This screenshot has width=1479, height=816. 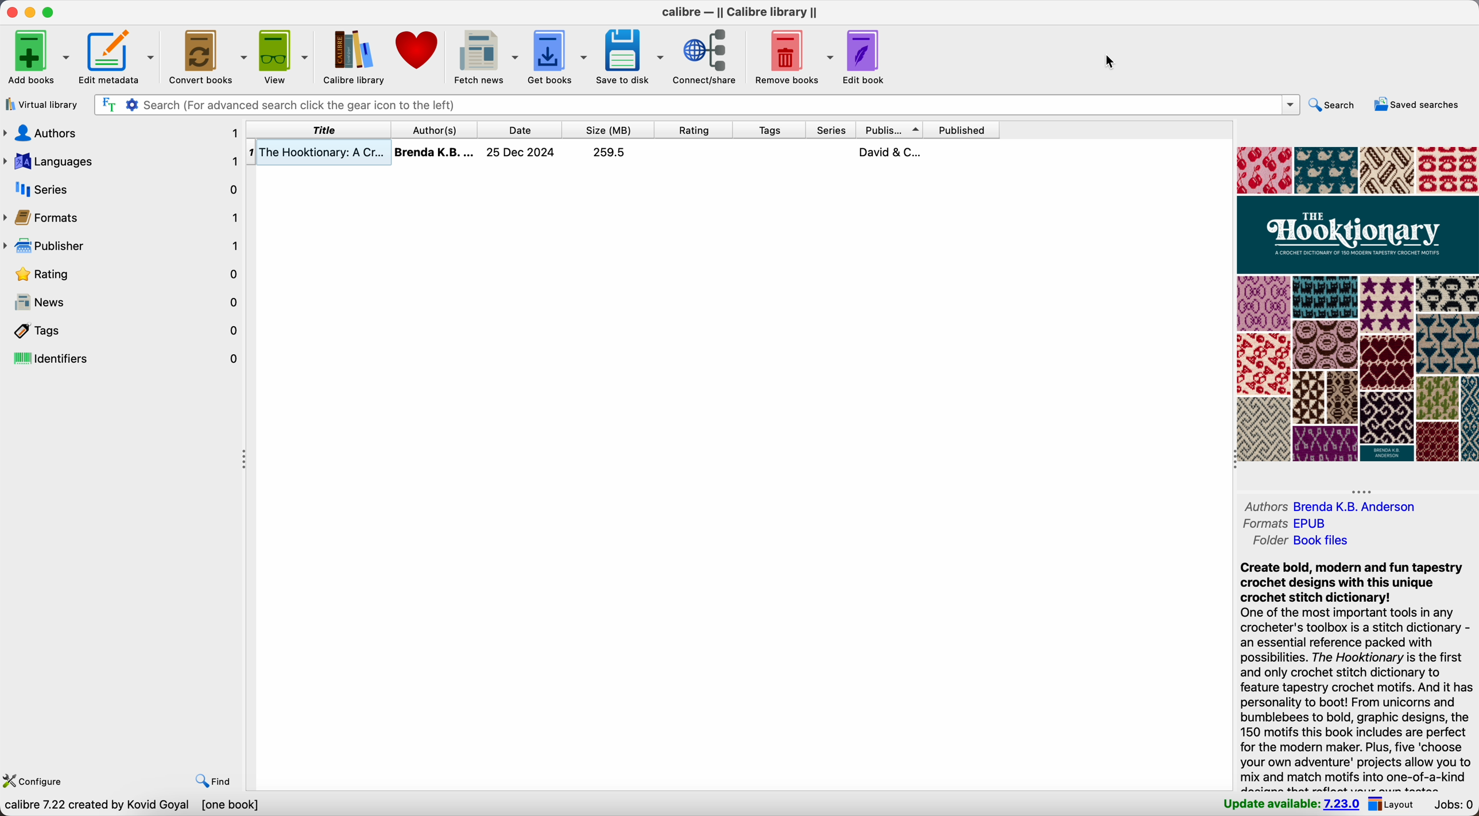 I want to click on layout, so click(x=1393, y=804).